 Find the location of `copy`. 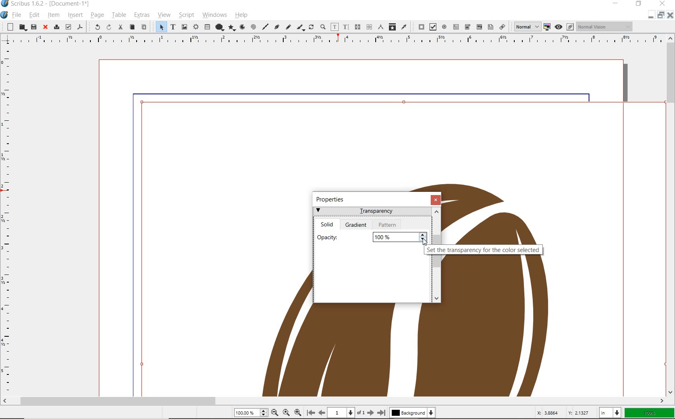

copy is located at coordinates (133, 27).